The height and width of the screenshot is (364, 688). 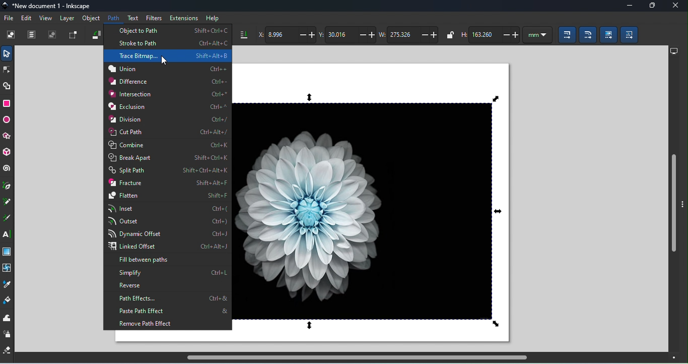 I want to click on Shape builder tool, so click(x=7, y=87).